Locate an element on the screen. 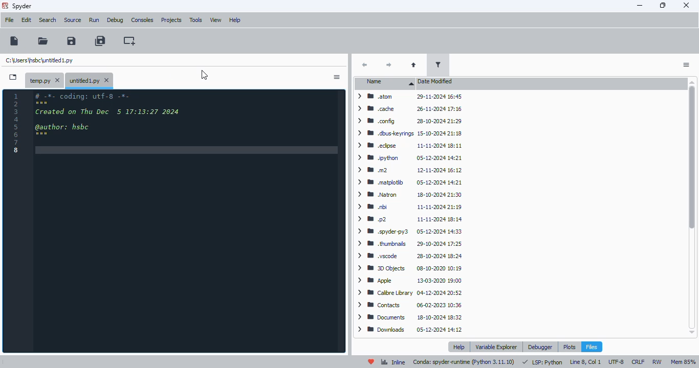 Image resolution: width=699 pixels, height=368 pixels. save all files is located at coordinates (100, 40).